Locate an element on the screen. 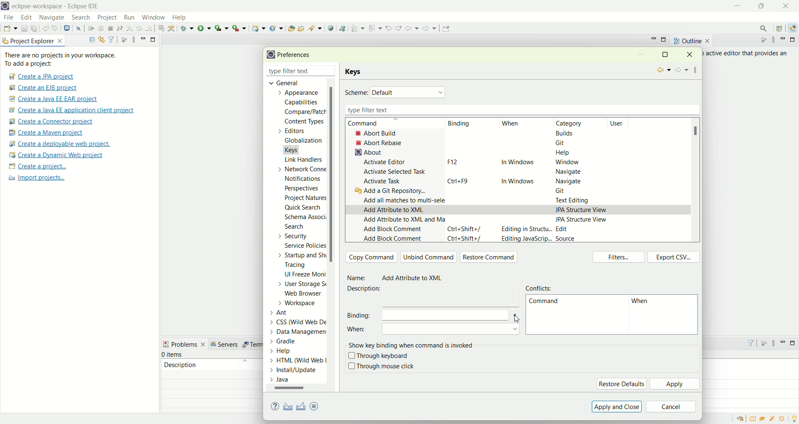  open web browser is located at coordinates (331, 28).